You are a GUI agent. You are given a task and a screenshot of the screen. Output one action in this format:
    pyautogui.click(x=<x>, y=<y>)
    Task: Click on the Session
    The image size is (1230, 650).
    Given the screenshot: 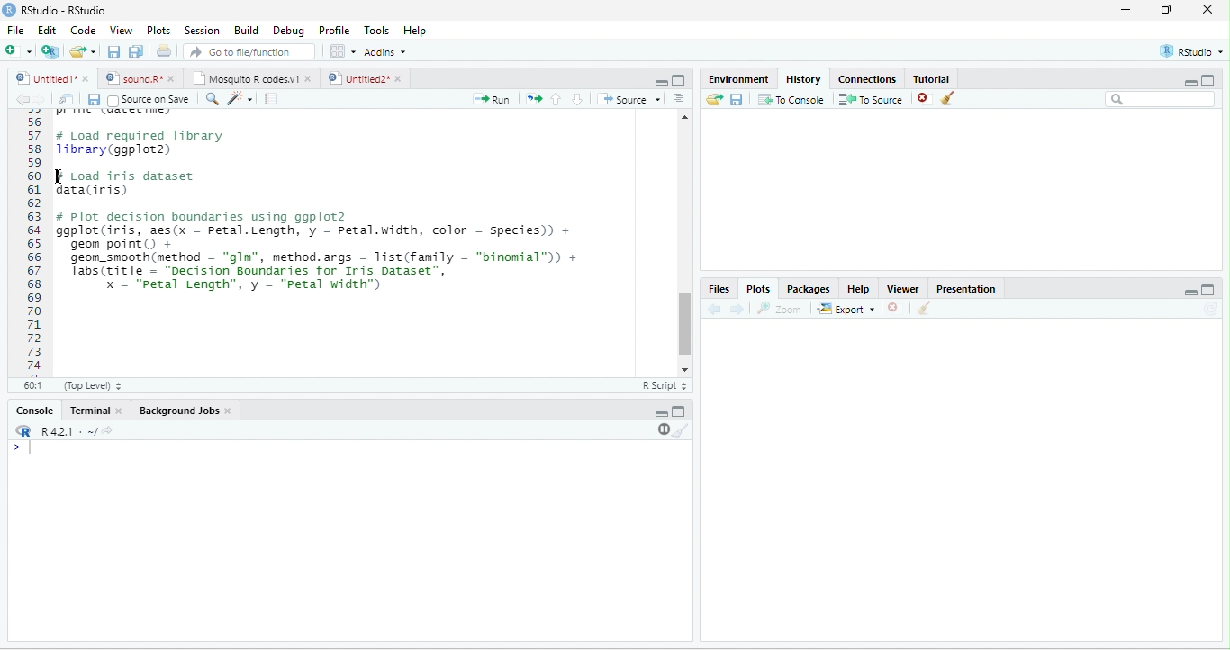 What is the action you would take?
    pyautogui.click(x=203, y=32)
    